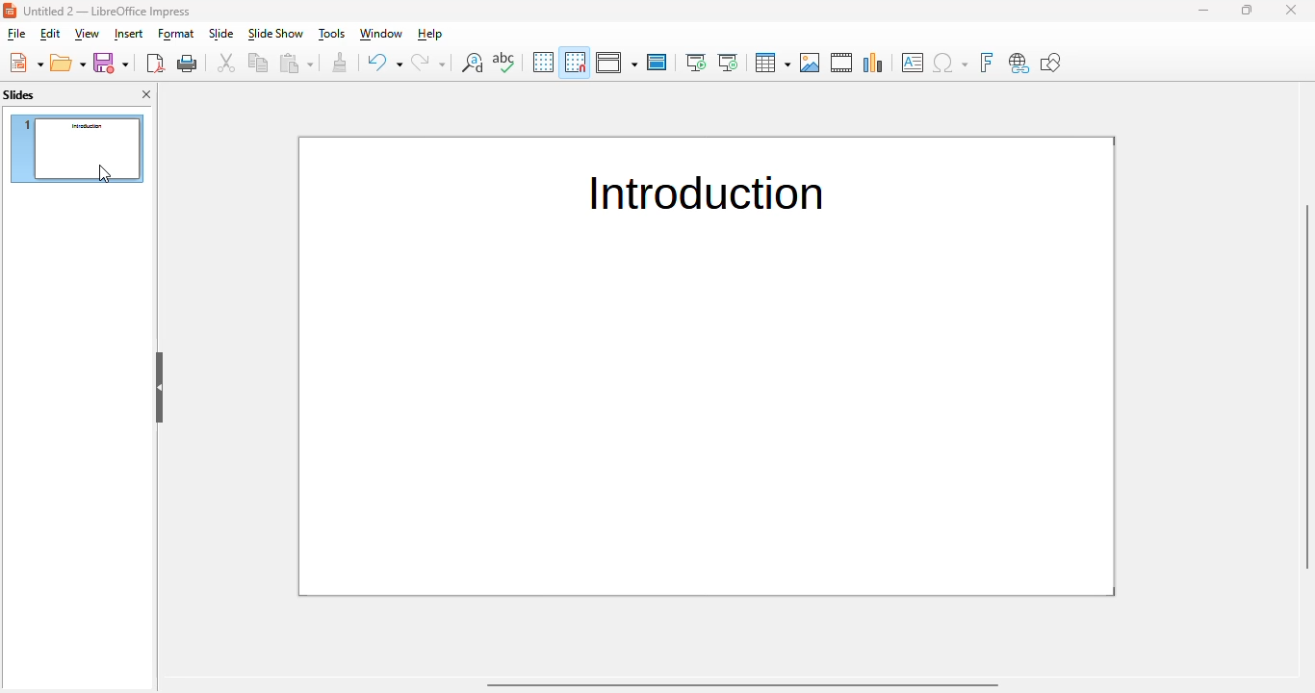 Image resolution: width=1315 pixels, height=693 pixels. I want to click on open, so click(68, 63).